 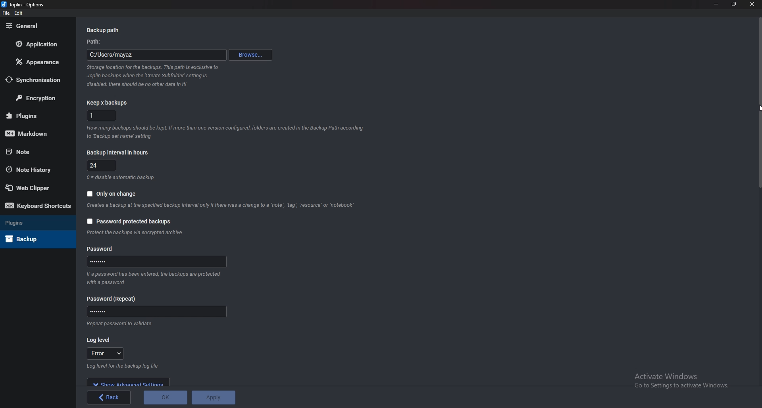 What do you see at coordinates (760, 198) in the screenshot?
I see `scroll bar` at bounding box center [760, 198].